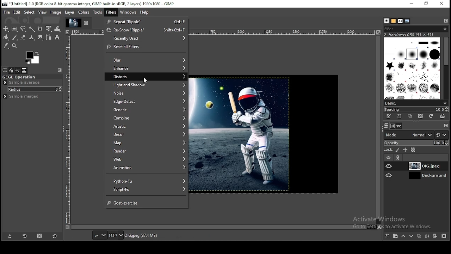  Describe the element at coordinates (29, 12) in the screenshot. I see `elect` at that location.